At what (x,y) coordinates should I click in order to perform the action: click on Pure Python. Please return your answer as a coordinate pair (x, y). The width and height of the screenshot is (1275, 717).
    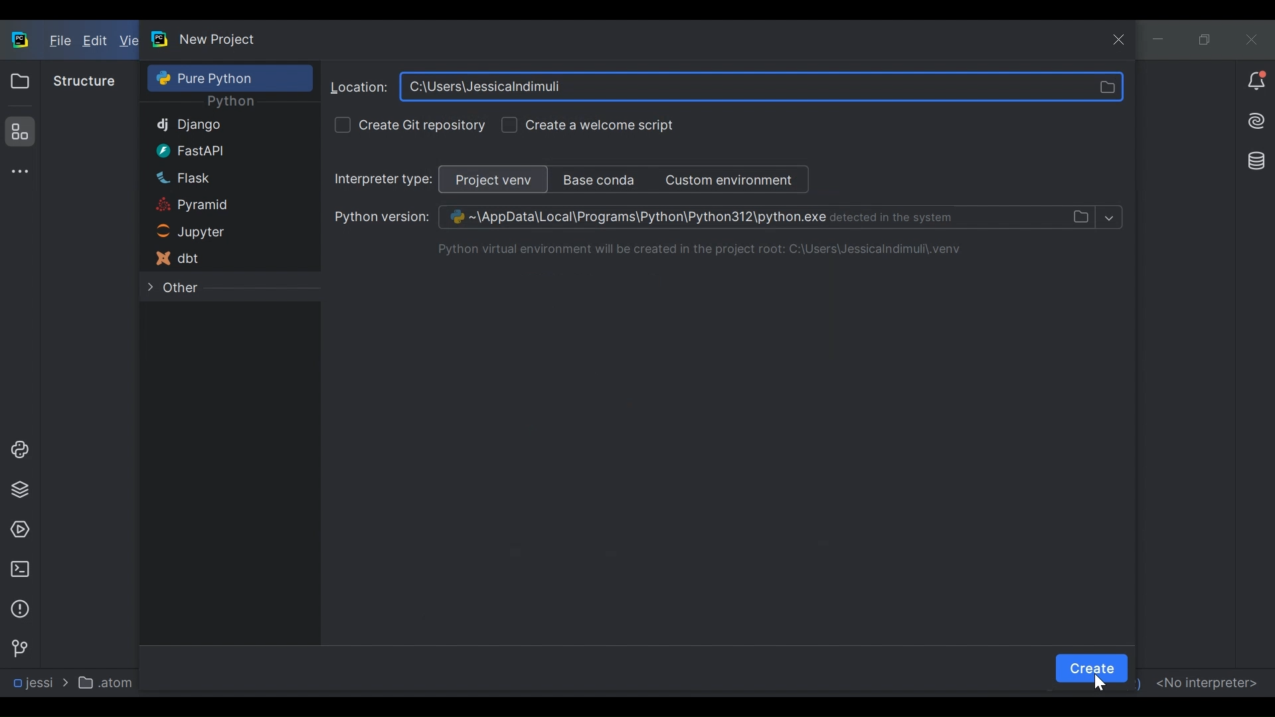
    Looking at the image, I should click on (212, 78).